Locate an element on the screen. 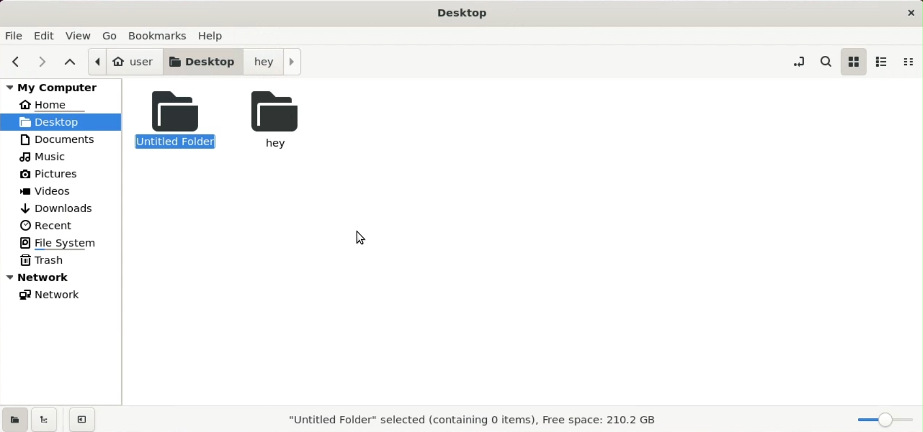 This screenshot has width=923, height=432. parent folder is located at coordinates (71, 60).